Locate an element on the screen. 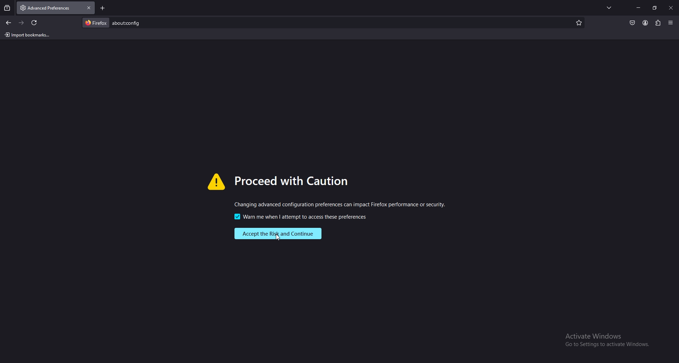 The height and width of the screenshot is (363, 679). search item is located at coordinates (128, 22).